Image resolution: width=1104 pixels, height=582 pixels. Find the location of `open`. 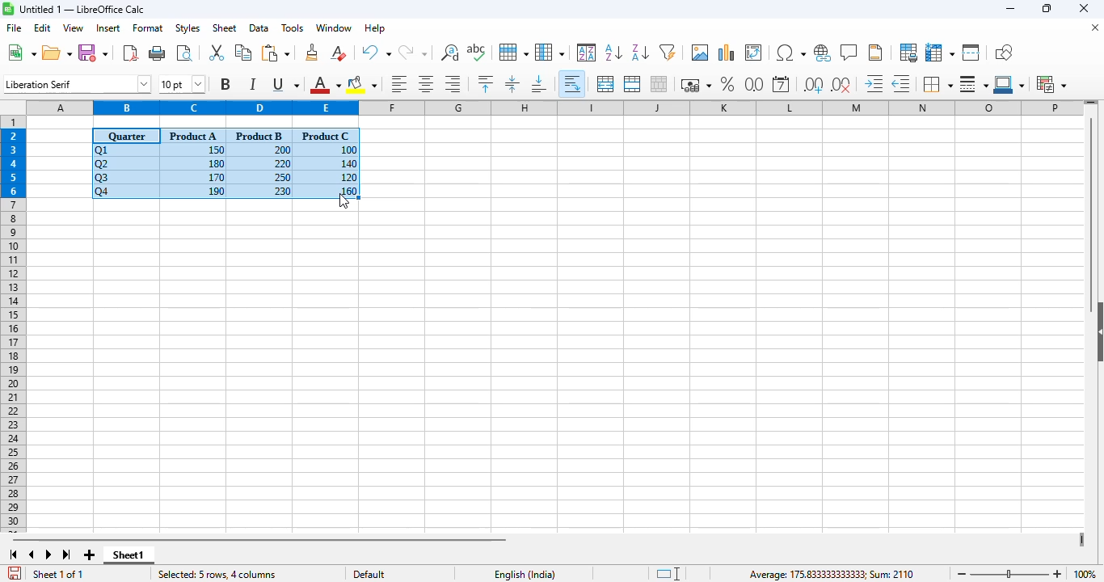

open is located at coordinates (57, 53).